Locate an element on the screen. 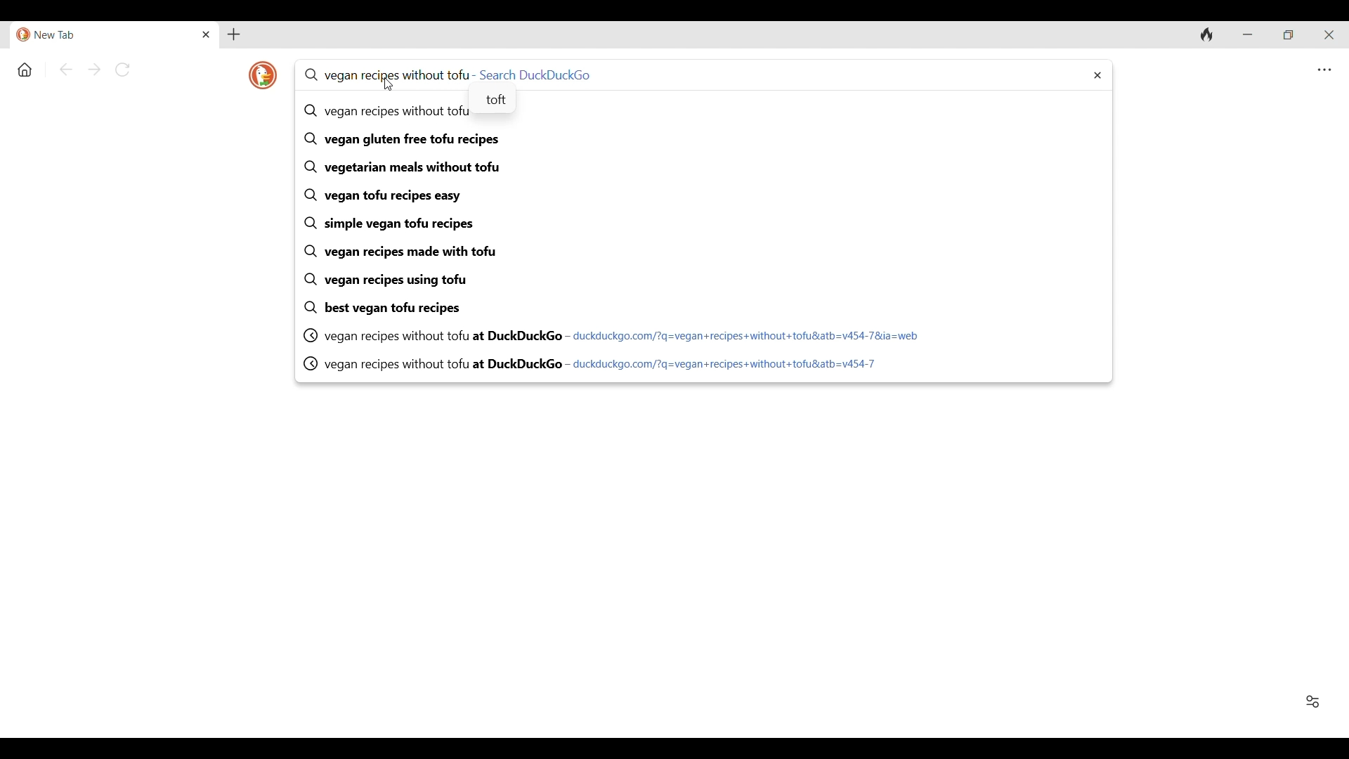 The height and width of the screenshot is (759, 1349). Cursor is located at coordinates (389, 84).